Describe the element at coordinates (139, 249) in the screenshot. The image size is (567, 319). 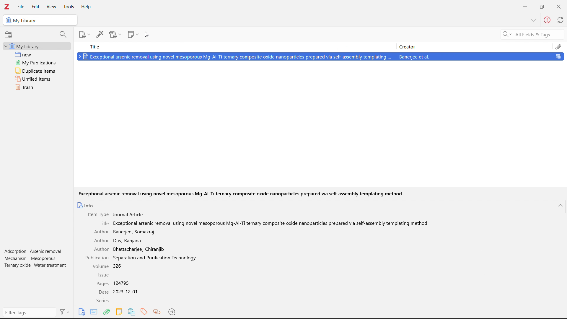
I see `Bhattacharjee, Chiranjib` at that location.